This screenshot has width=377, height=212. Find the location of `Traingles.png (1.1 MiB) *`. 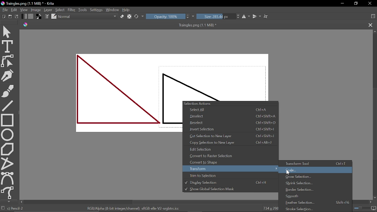

Traingles.png (1.1 MiB) * is located at coordinates (128, 25).